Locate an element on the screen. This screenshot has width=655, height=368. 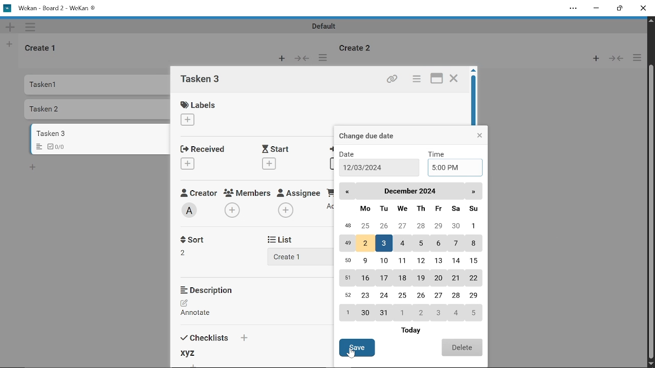
Create 2 is located at coordinates (358, 47).